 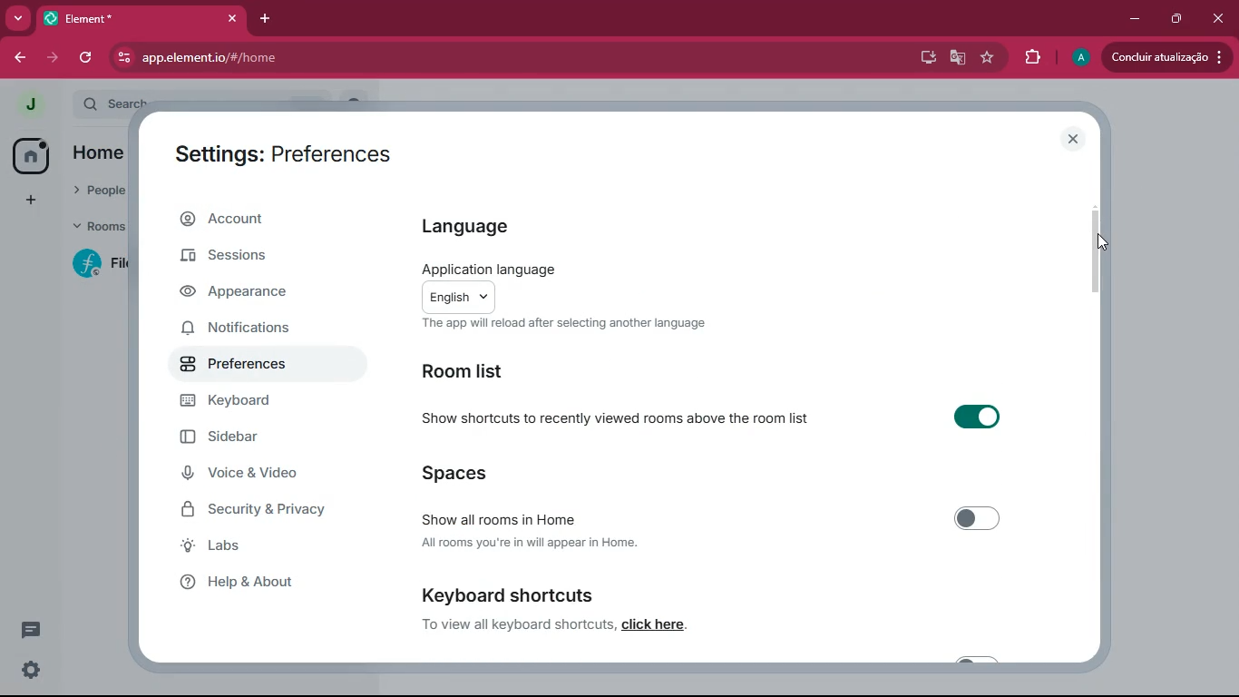 I want to click on help & about, so click(x=248, y=584).